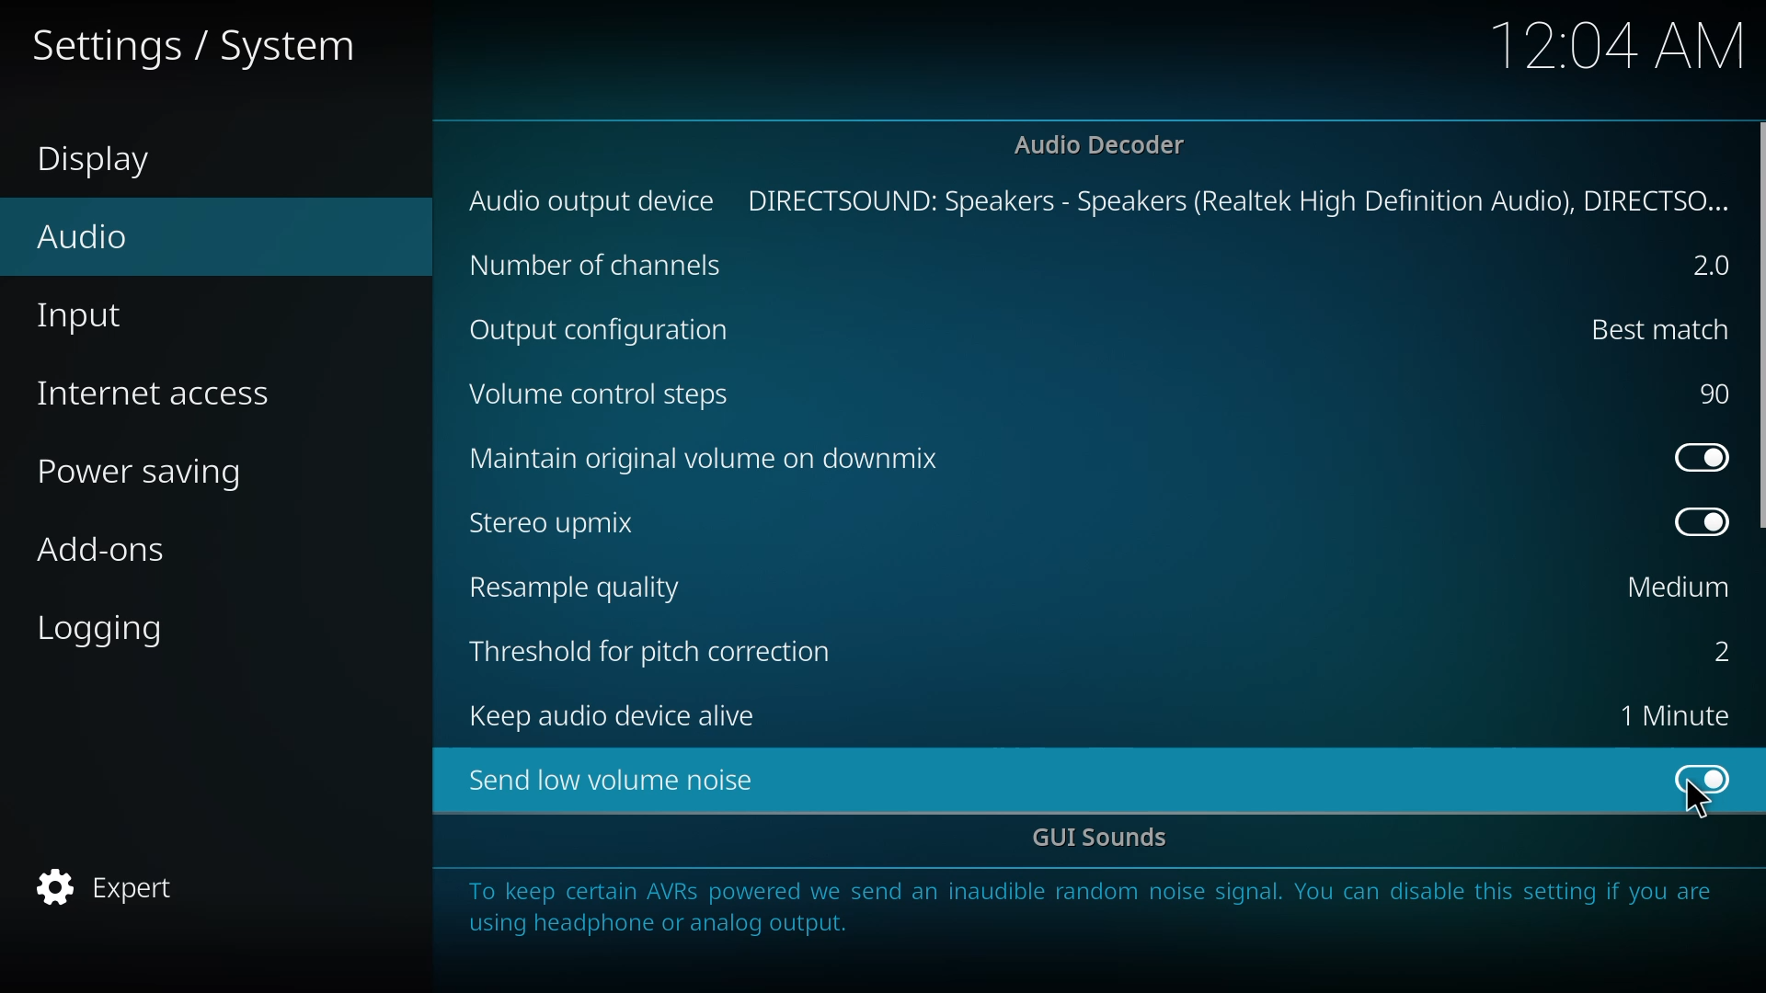 This screenshot has height=993, width=1766. I want to click on settings system, so click(201, 45).